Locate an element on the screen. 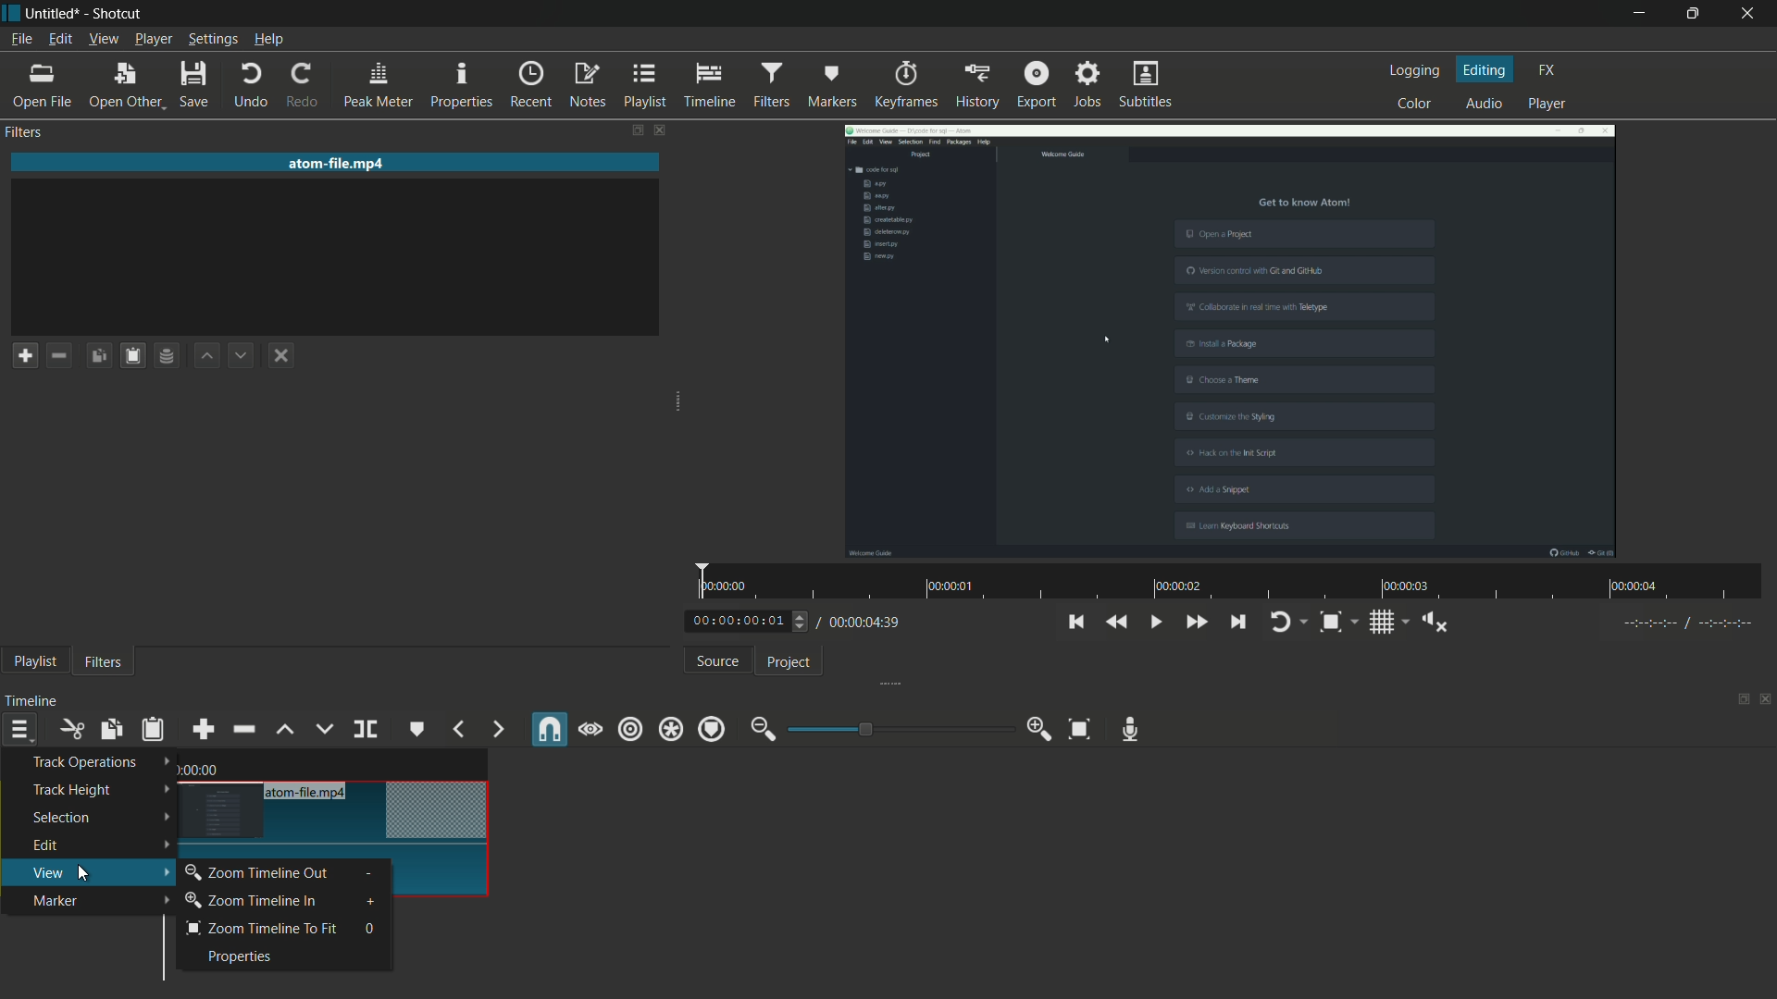  save filter set is located at coordinates (168, 355).